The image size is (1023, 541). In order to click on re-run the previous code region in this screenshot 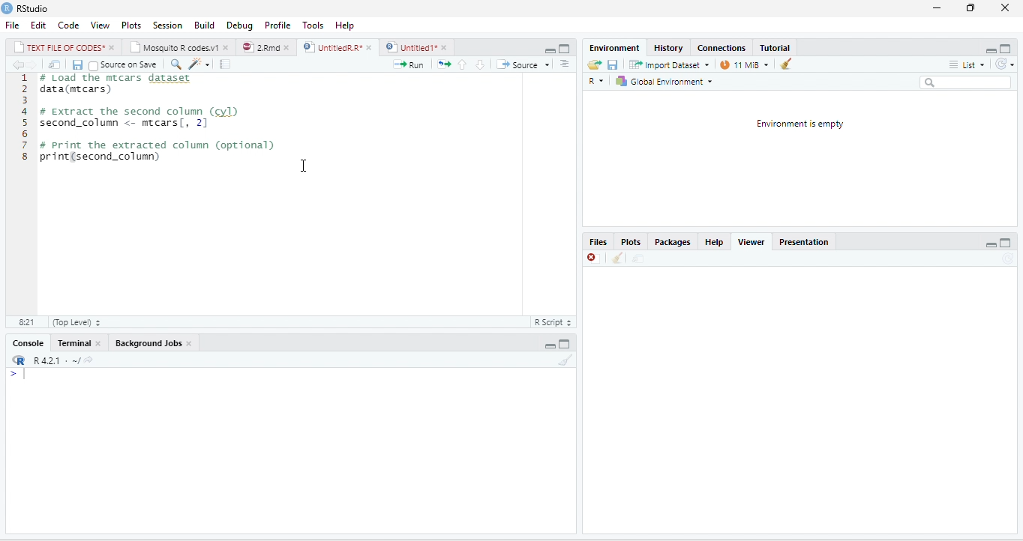, I will do `click(442, 64)`.